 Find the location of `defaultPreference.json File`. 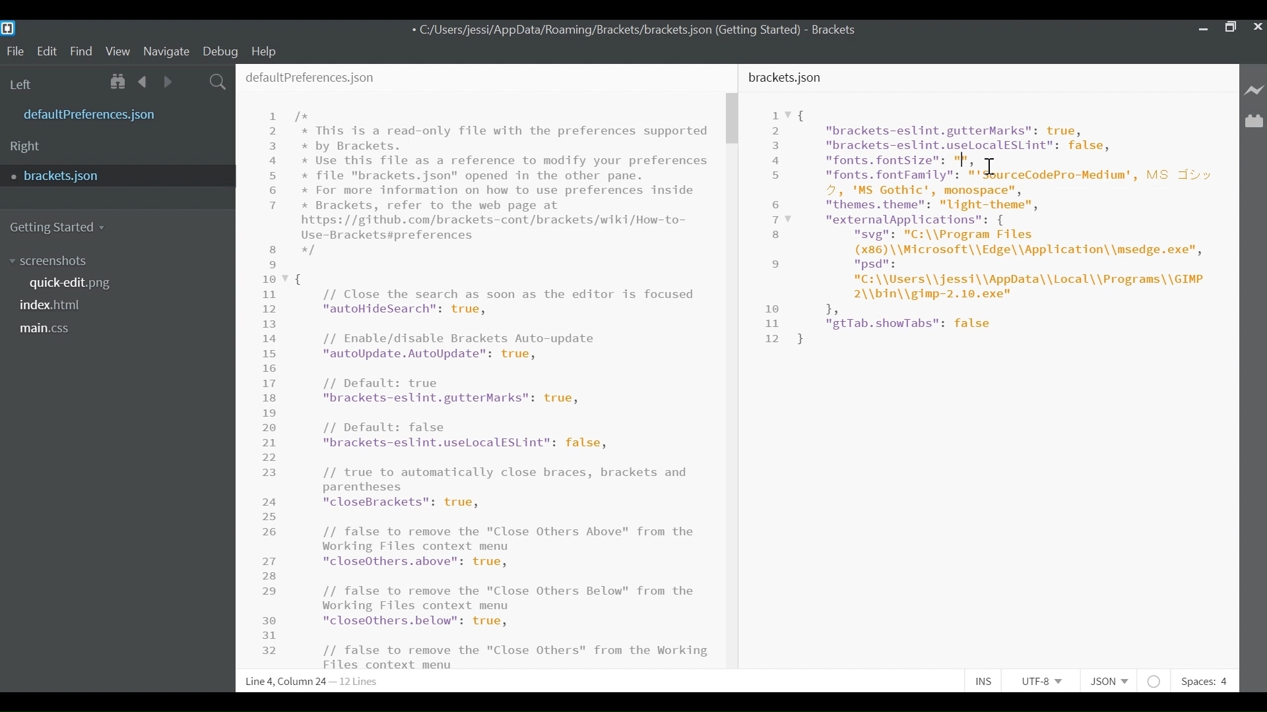

defaultPreference.json File is located at coordinates (94, 115).